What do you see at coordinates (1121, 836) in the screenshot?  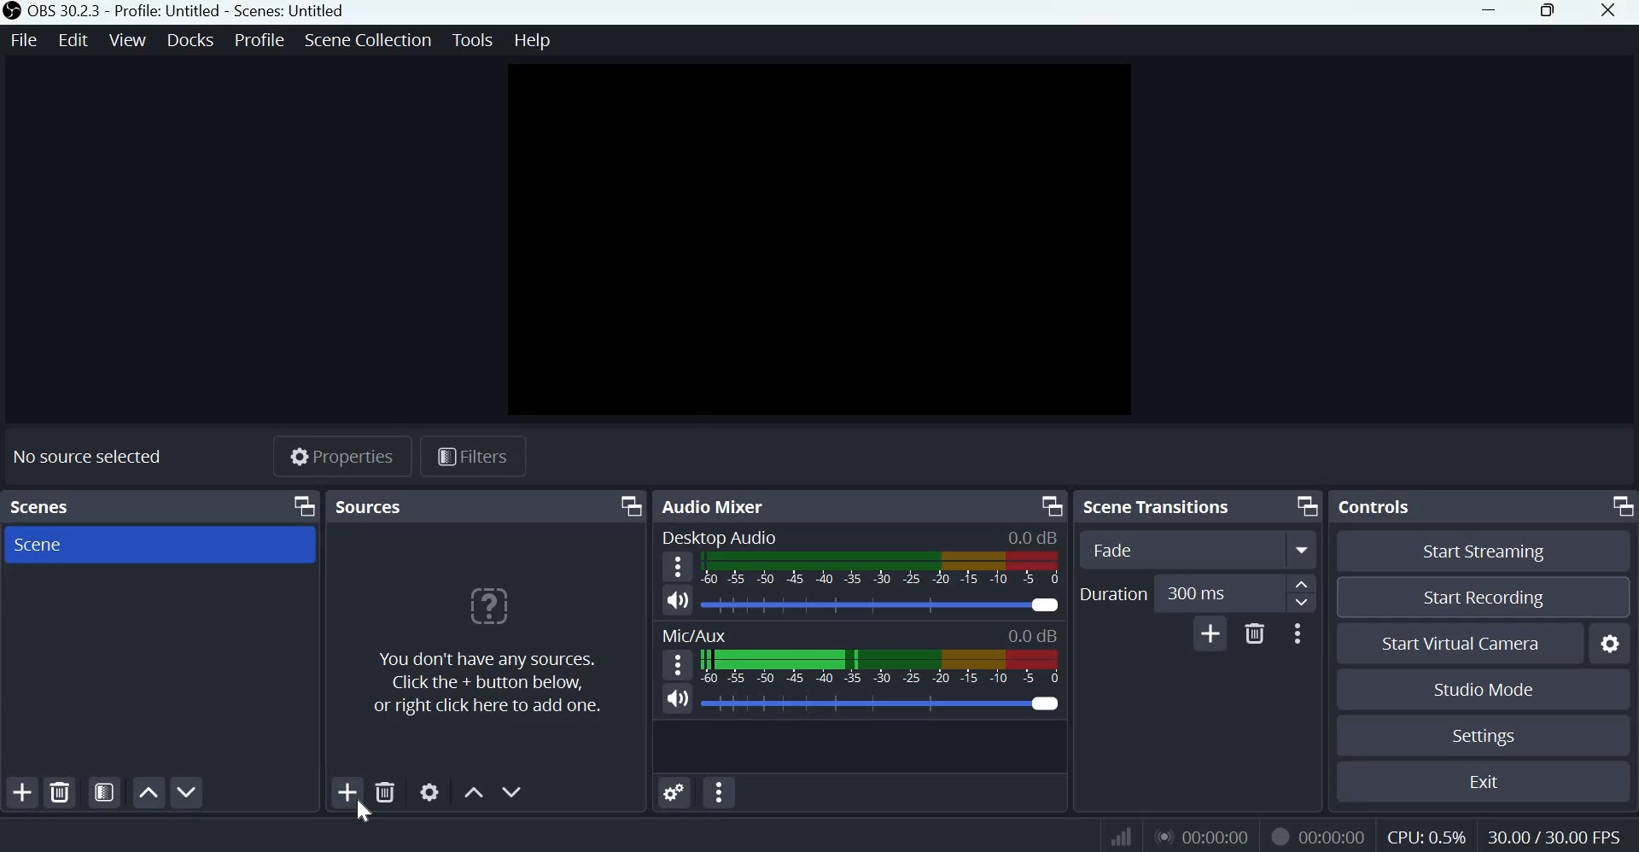 I see `Connection Status Indicator` at bounding box center [1121, 836].